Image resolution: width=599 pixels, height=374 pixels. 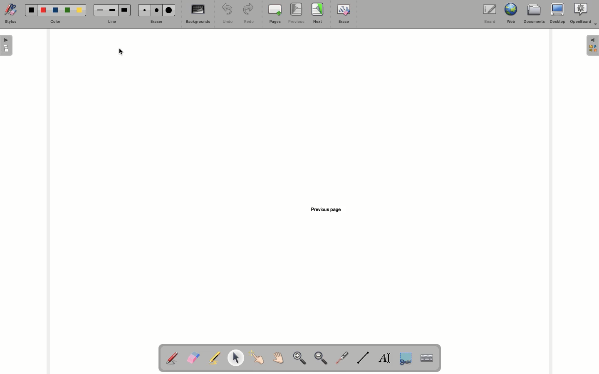 I want to click on Color 3, so click(x=55, y=10).